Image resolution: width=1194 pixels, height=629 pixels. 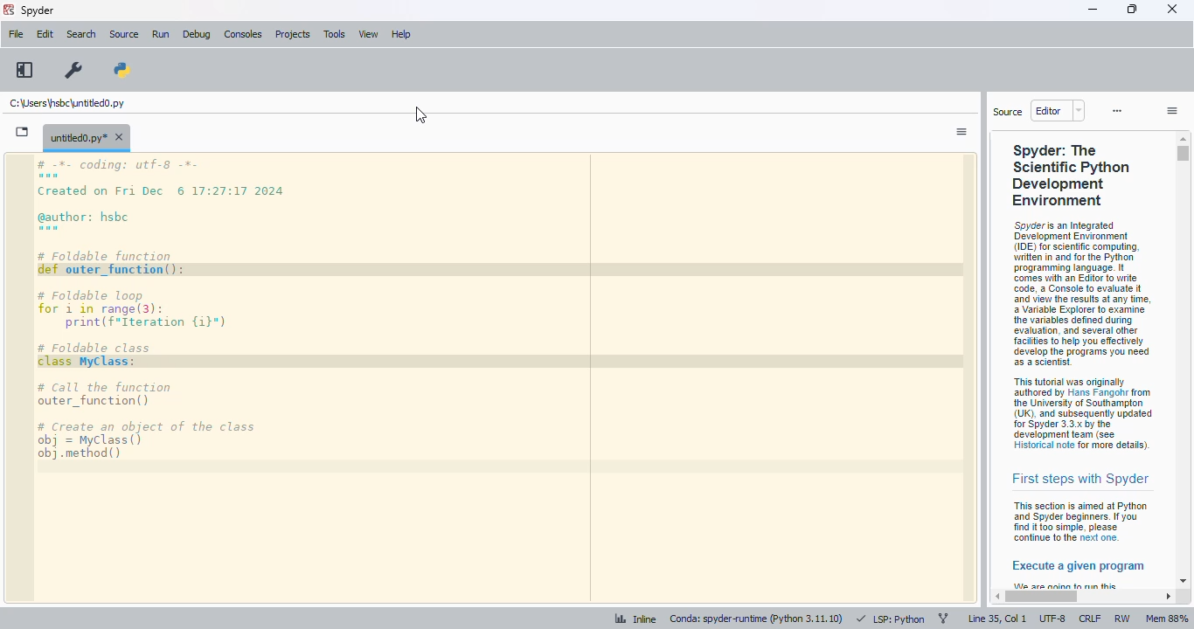 I want to click on file, so click(x=16, y=33).